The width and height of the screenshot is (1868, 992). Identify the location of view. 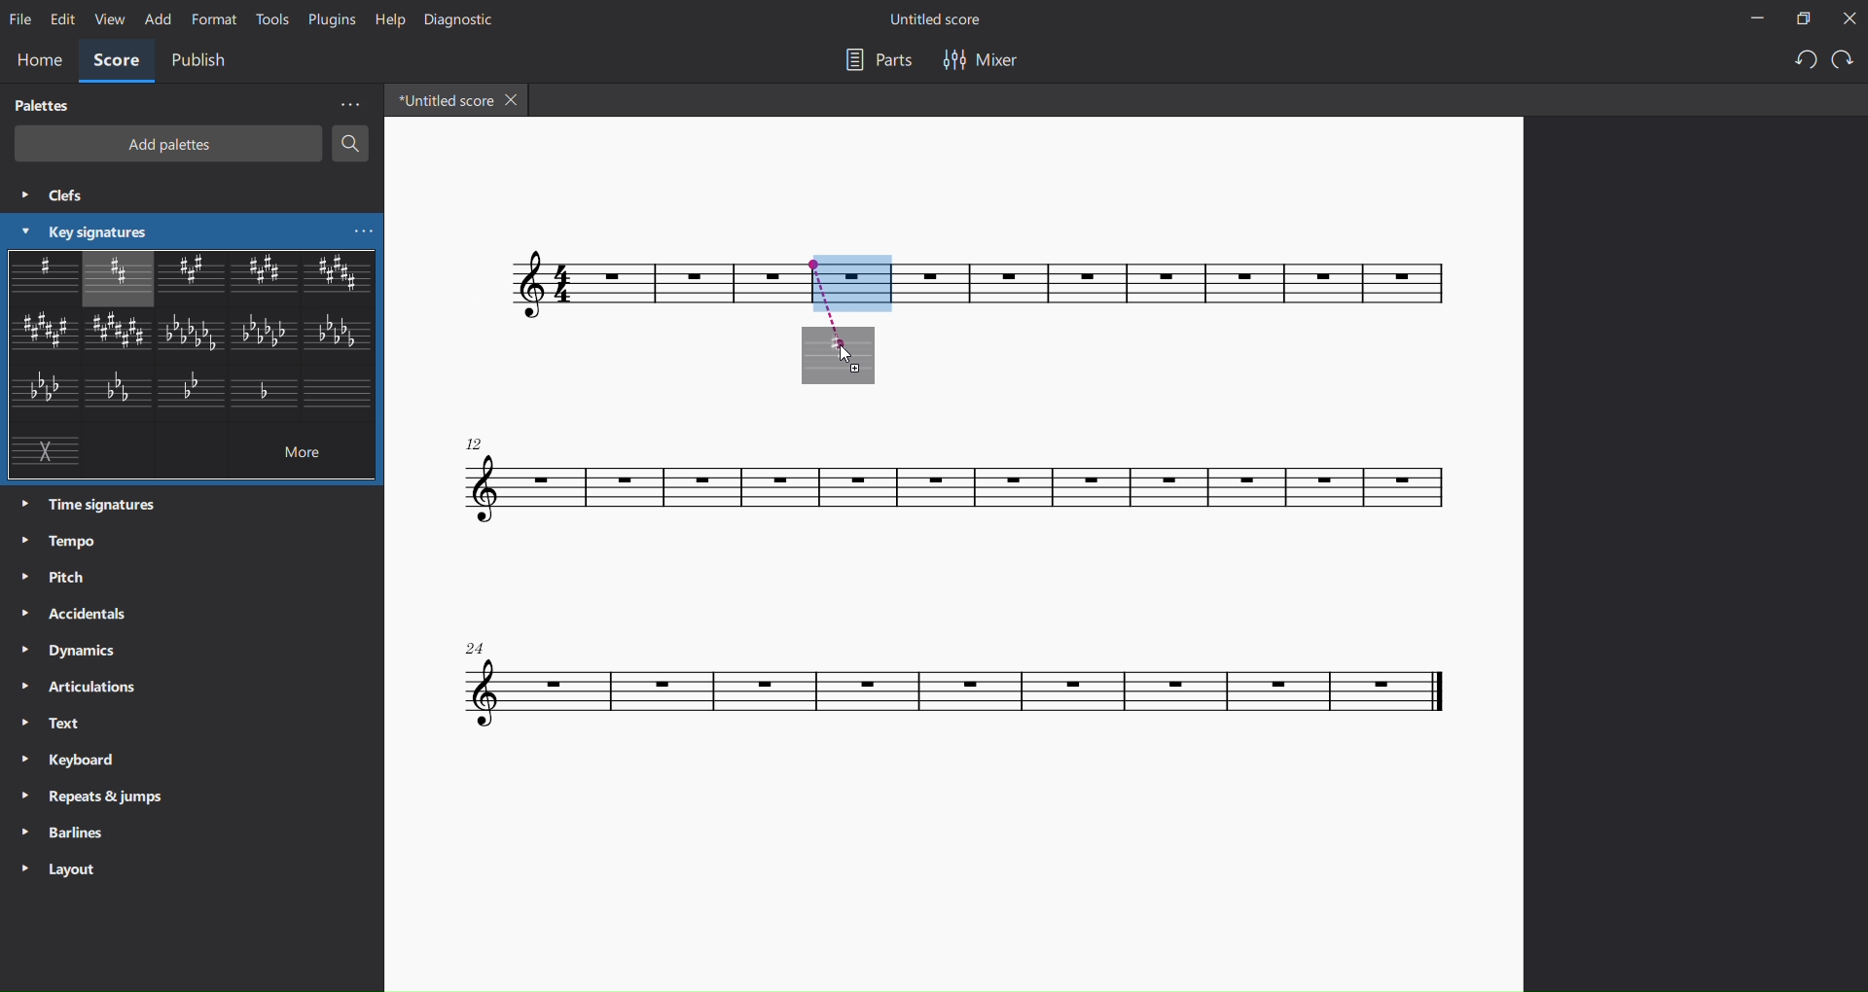
(109, 18).